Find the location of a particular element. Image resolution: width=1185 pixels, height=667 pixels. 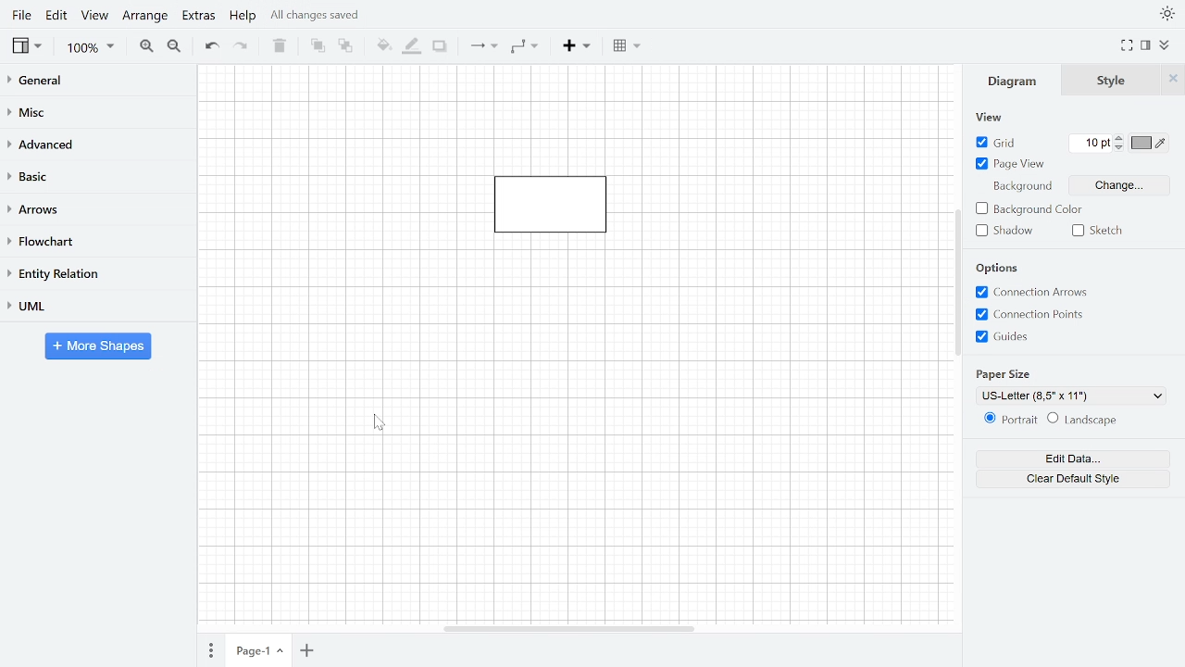

Edit data is located at coordinates (1080, 458).